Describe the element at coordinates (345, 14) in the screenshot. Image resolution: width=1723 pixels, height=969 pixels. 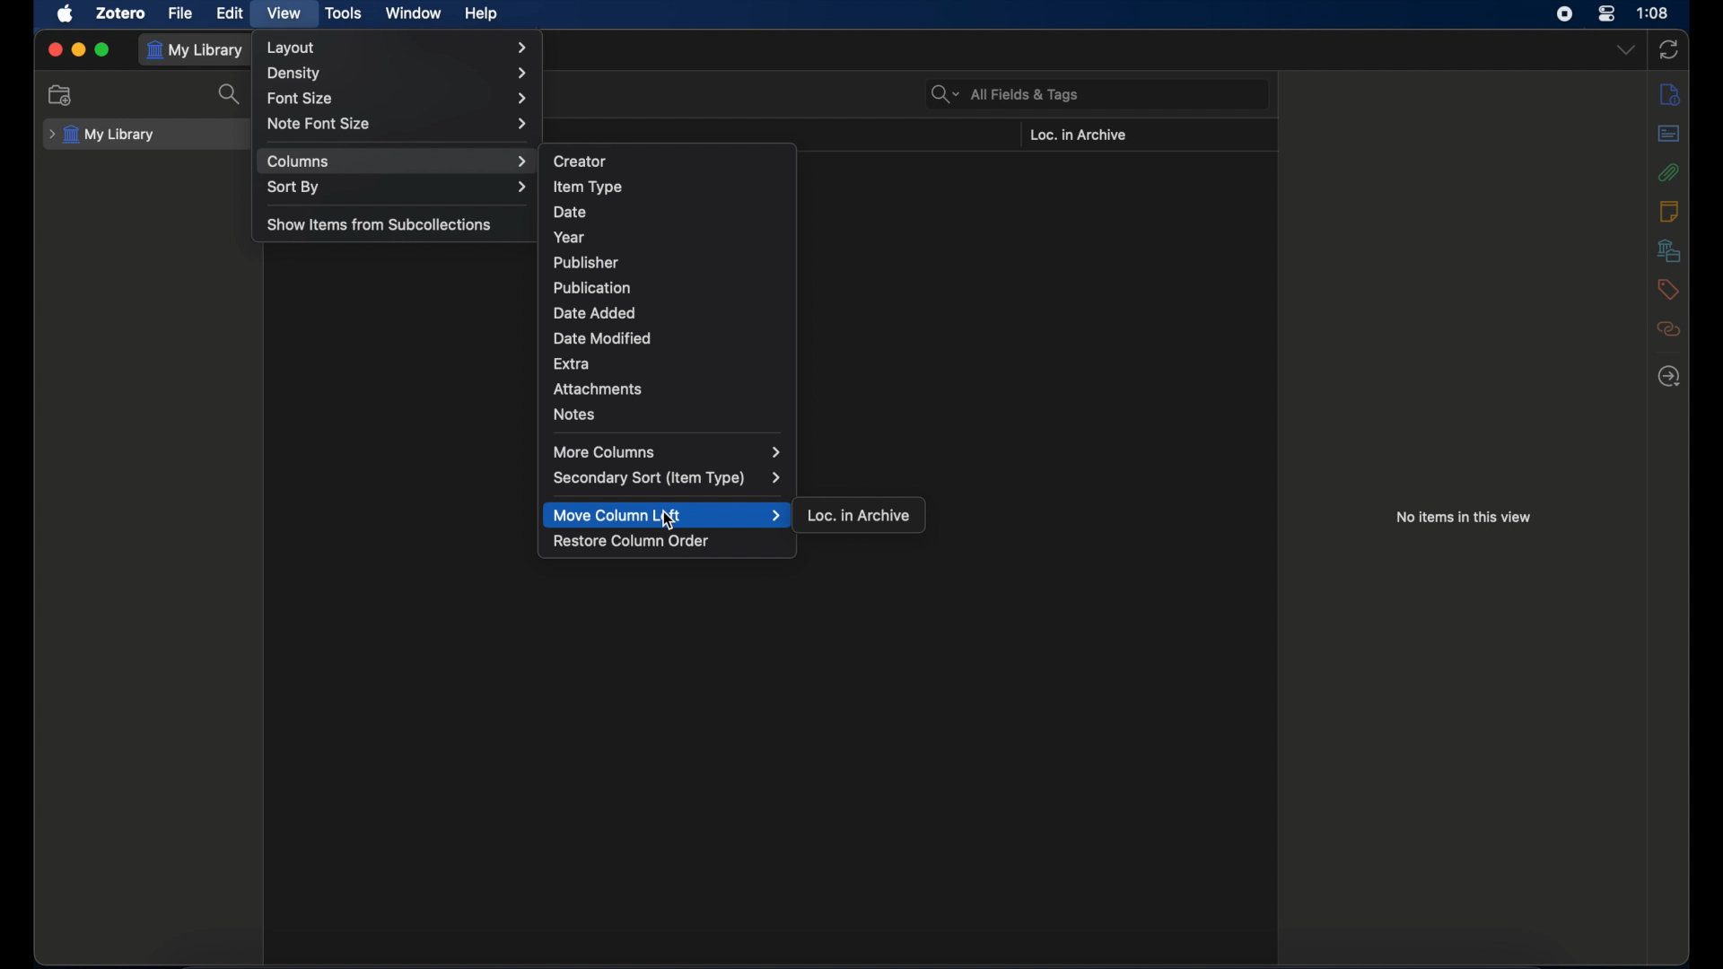
I see `tools` at that location.